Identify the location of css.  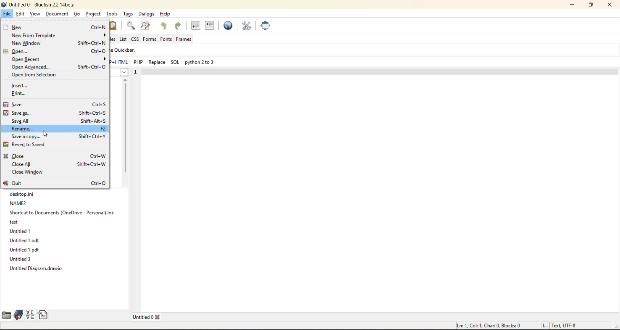
(135, 39).